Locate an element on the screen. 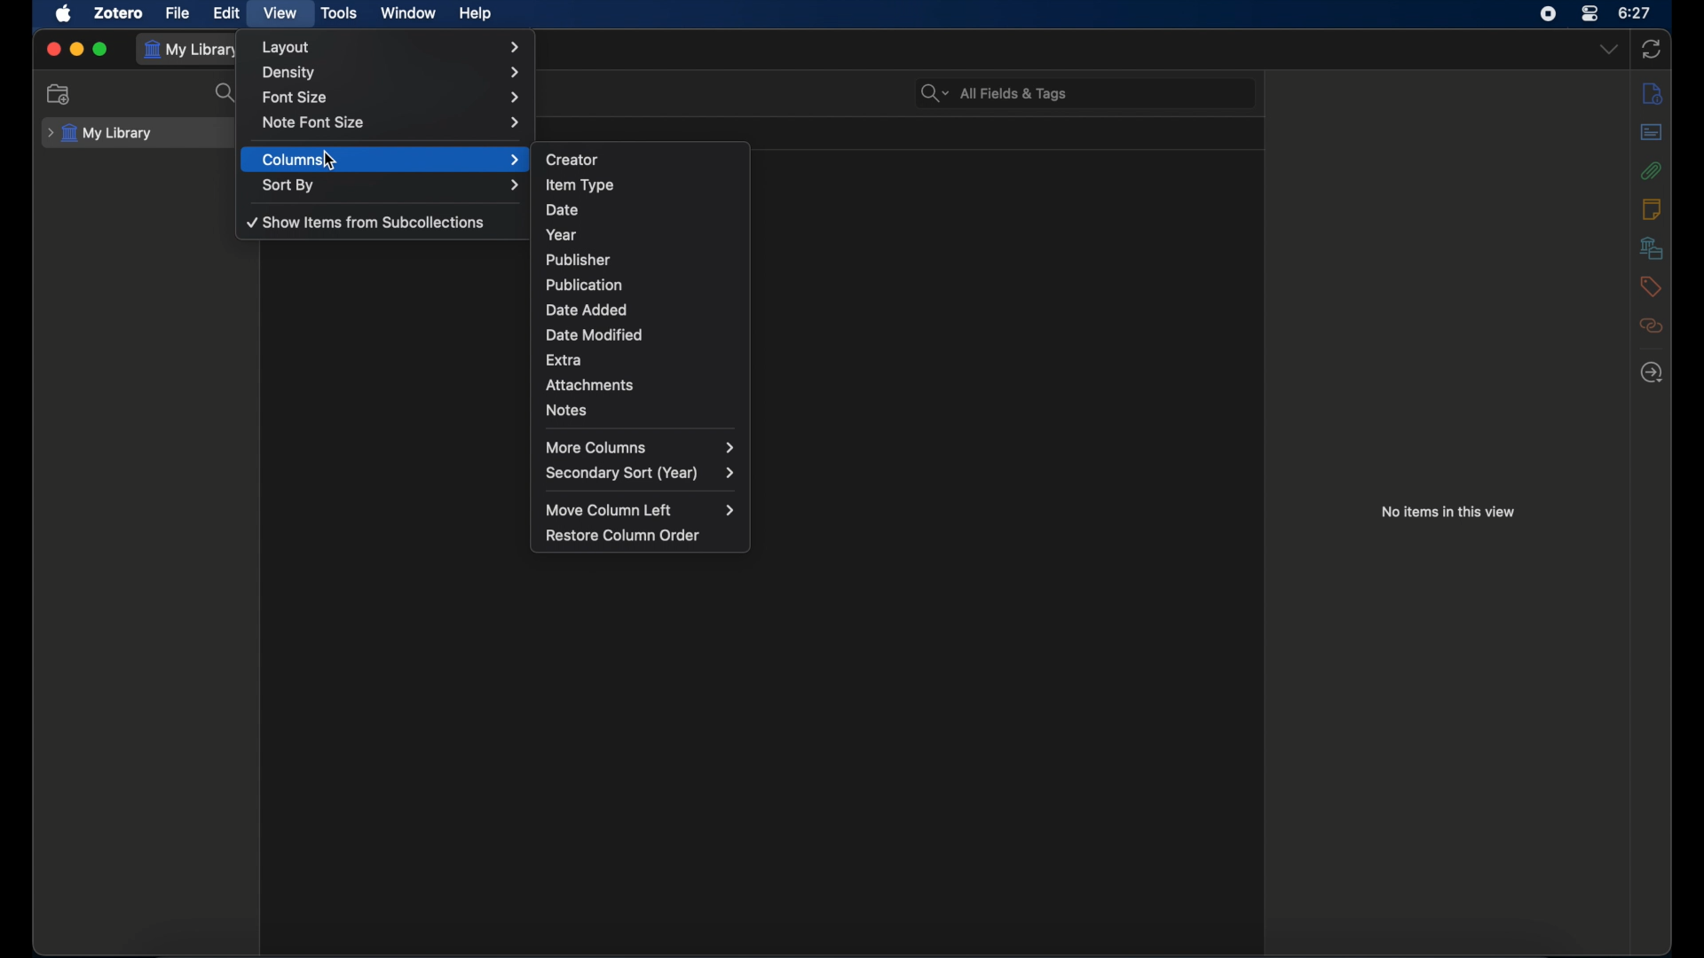 The image size is (1704, 958). file is located at coordinates (177, 13).